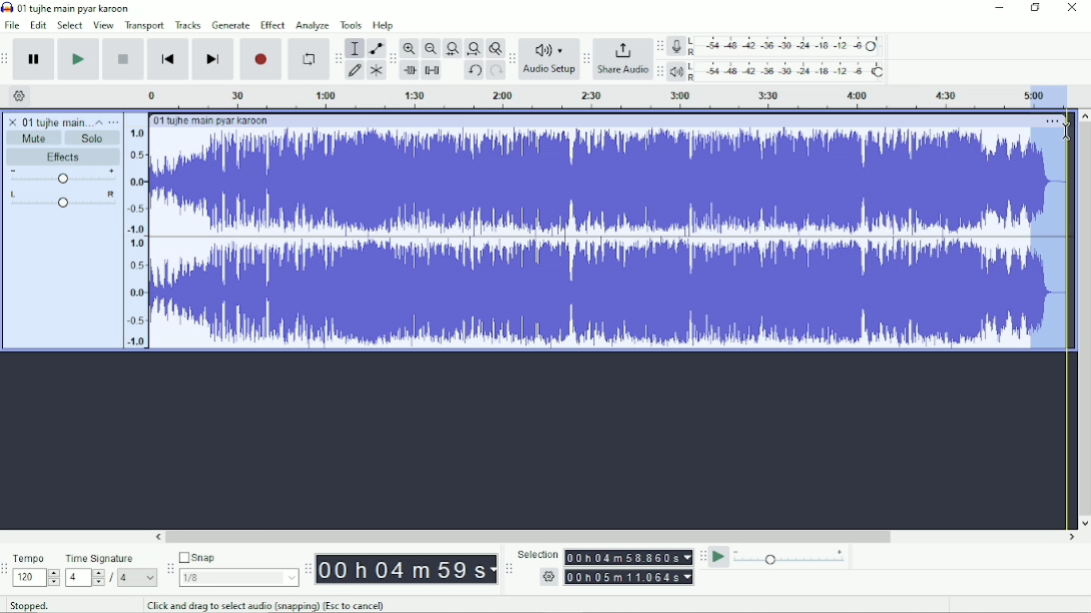  I want to click on Audacity playback meter toolbar, so click(661, 71).